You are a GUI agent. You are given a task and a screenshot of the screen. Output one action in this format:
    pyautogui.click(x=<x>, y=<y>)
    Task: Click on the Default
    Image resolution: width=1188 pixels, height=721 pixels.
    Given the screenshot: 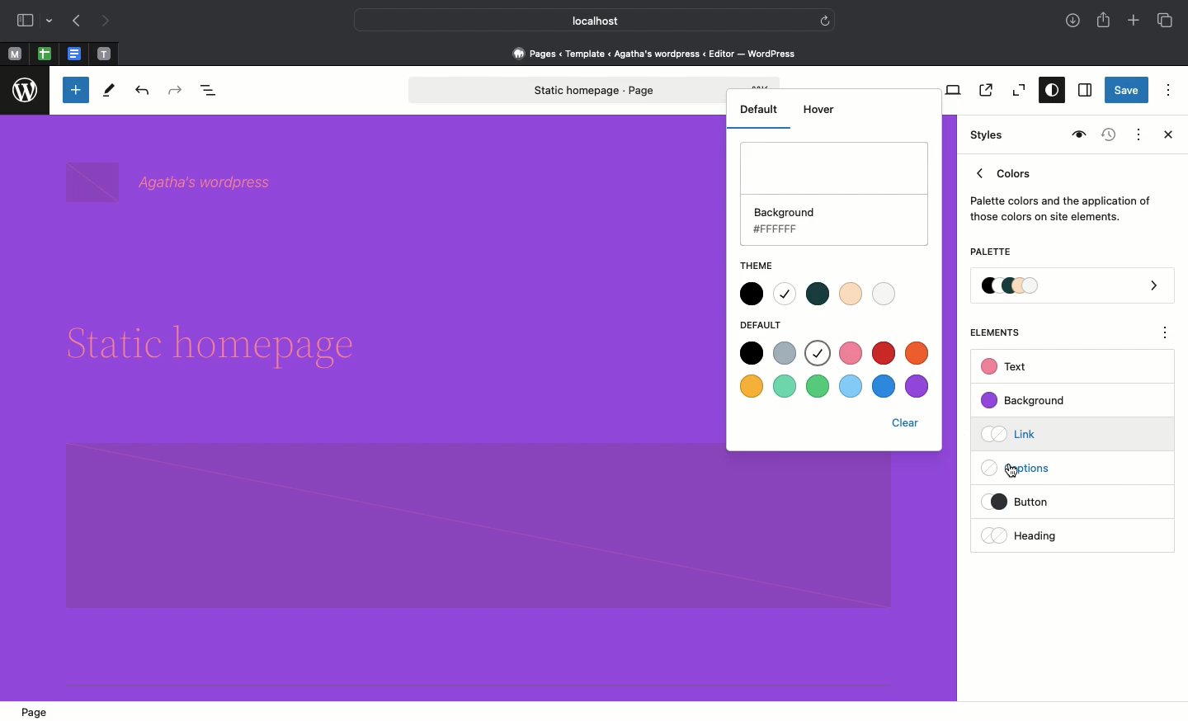 What is the action you would take?
    pyautogui.click(x=764, y=323)
    